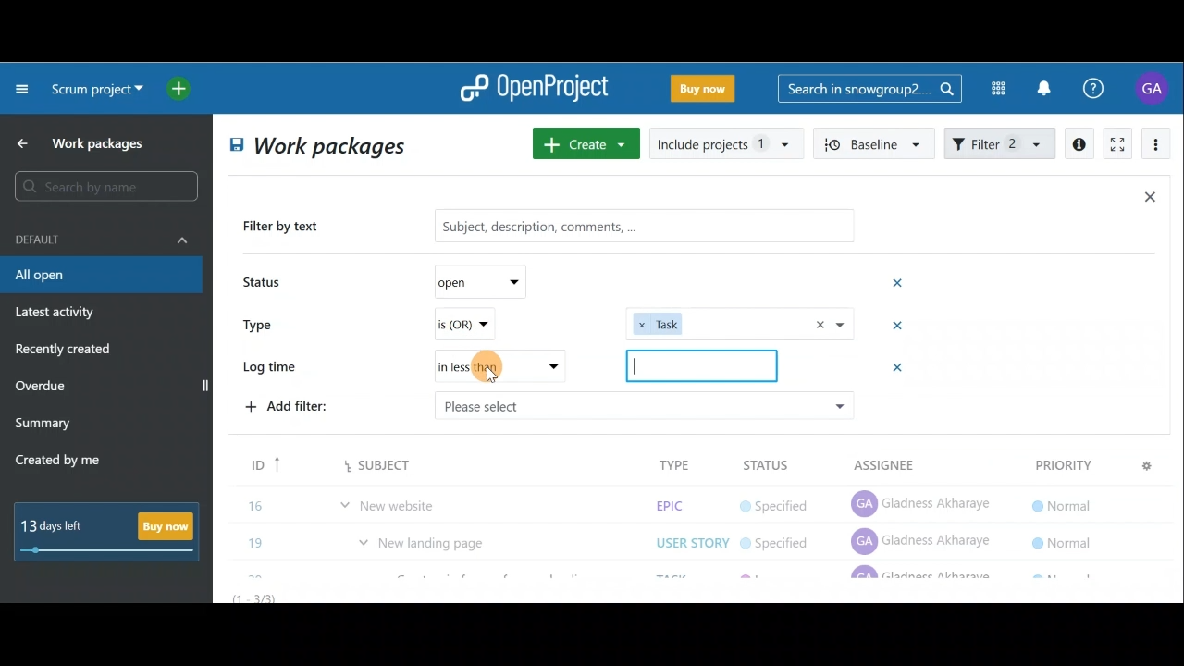  Describe the element at coordinates (1059, 463) in the screenshot. I see `normal` at that location.